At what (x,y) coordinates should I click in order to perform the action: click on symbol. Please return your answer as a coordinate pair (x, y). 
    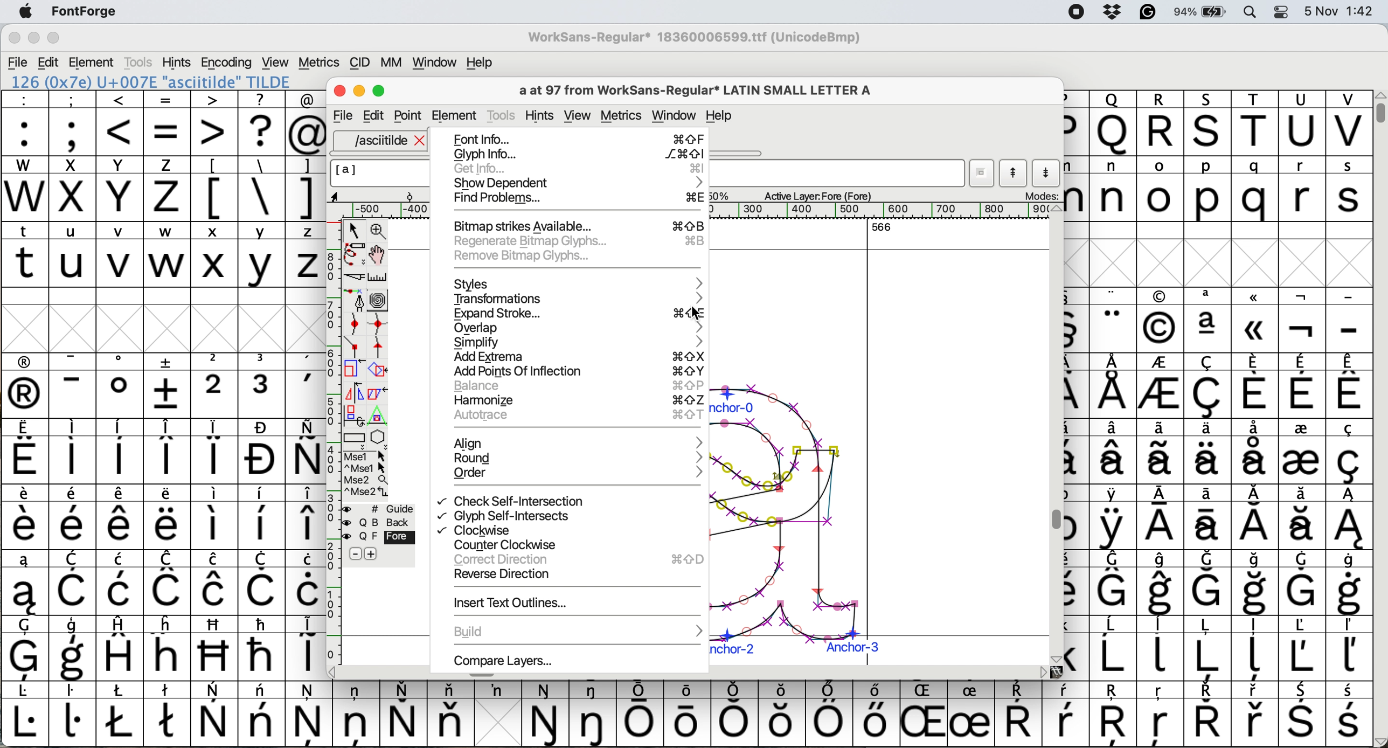
    Looking at the image, I should click on (1302, 517).